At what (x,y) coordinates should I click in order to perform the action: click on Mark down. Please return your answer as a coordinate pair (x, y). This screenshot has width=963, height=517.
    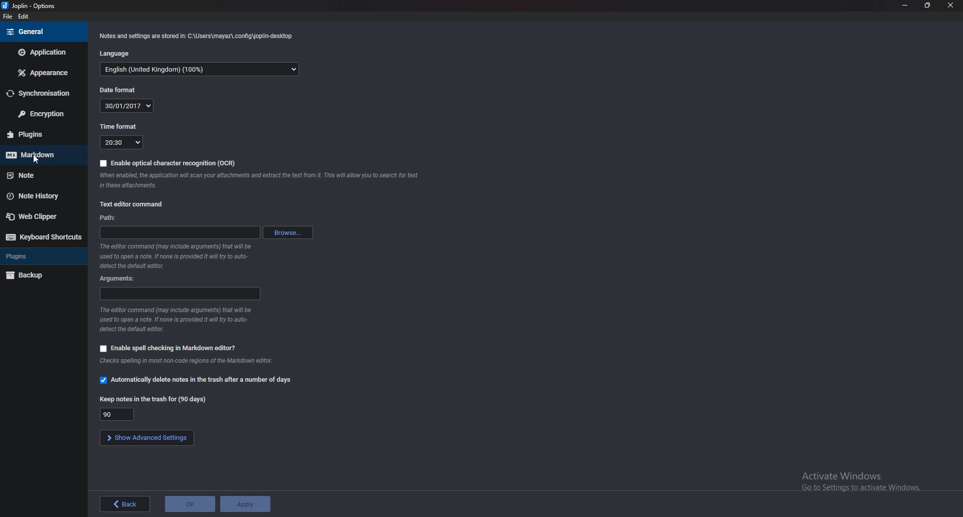
    Looking at the image, I should click on (40, 155).